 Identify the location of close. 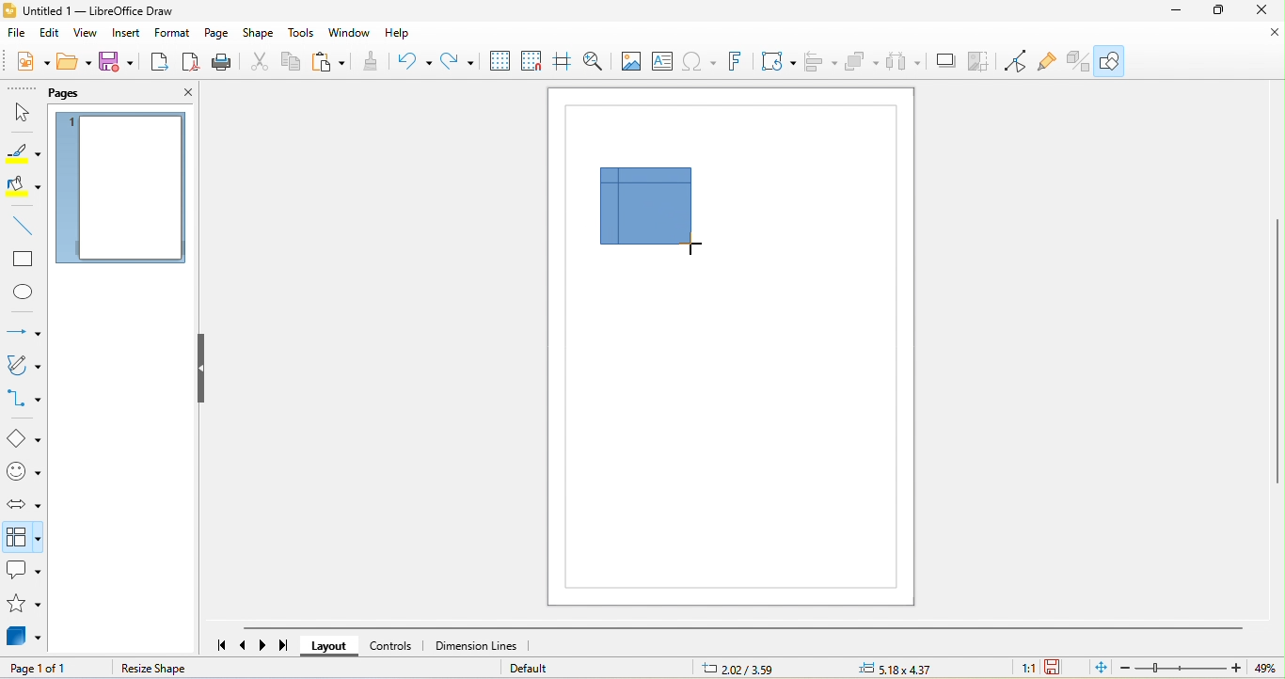
(176, 94).